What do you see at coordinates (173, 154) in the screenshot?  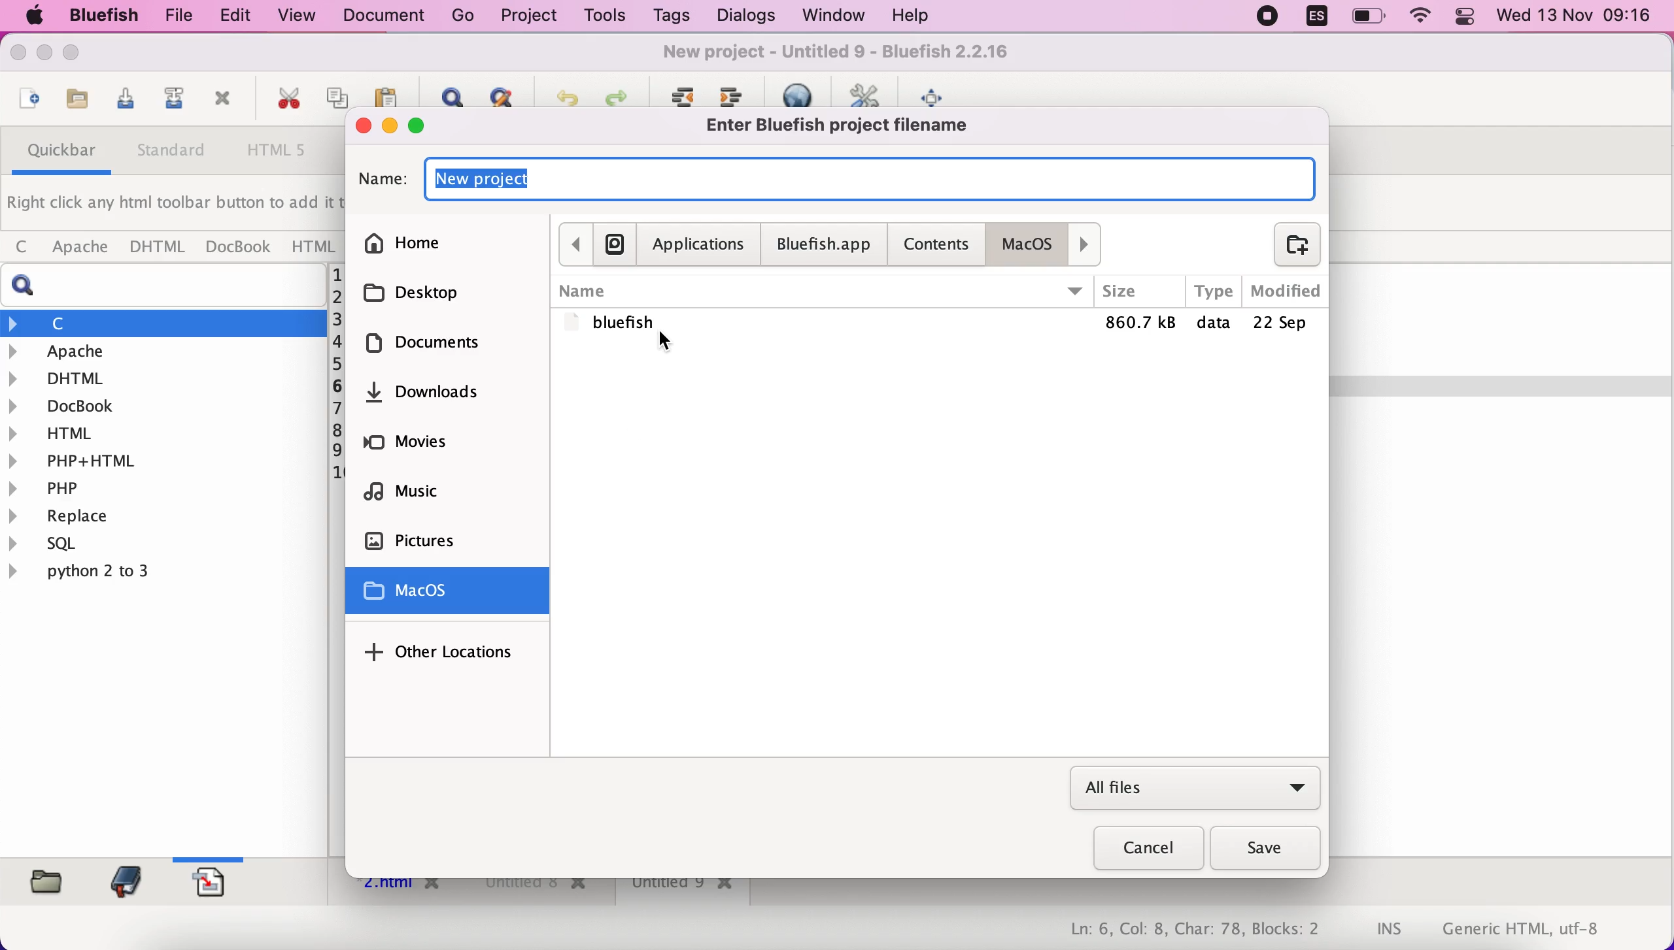 I see `standard` at bounding box center [173, 154].